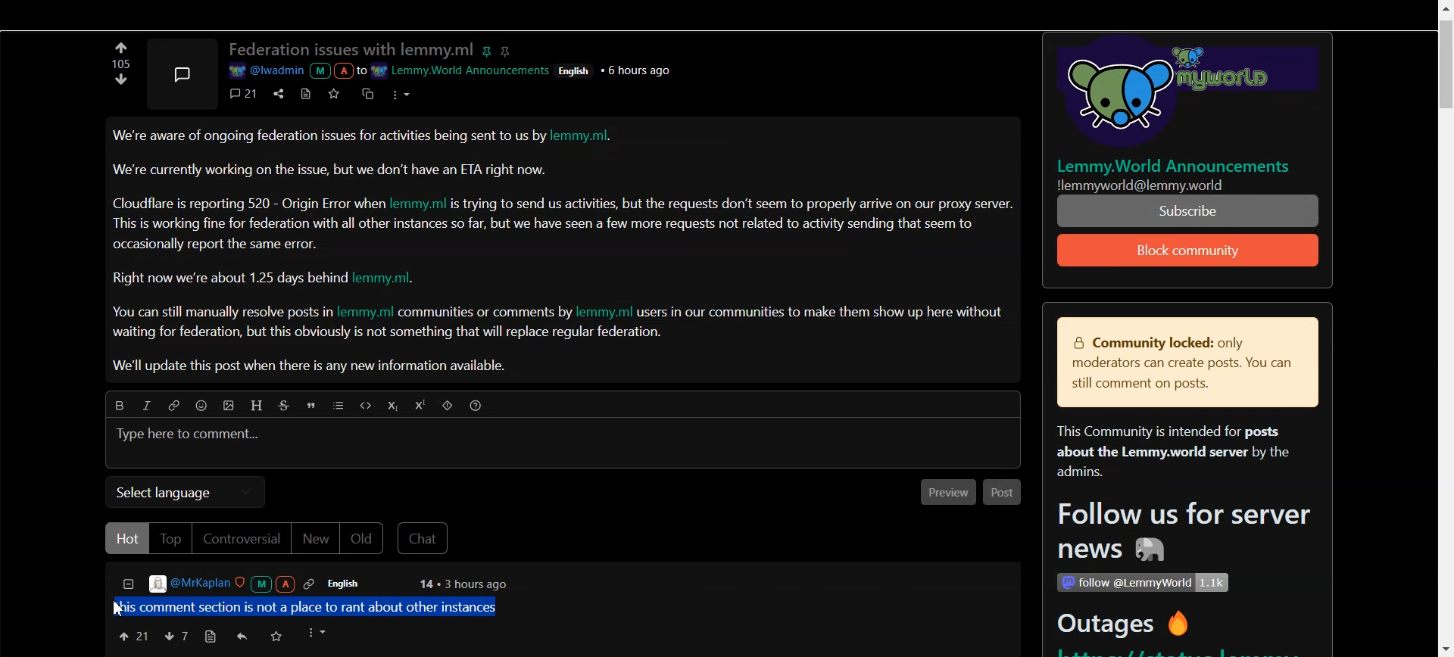 Image resolution: width=1454 pixels, height=657 pixels. I want to click on save, so click(278, 638).